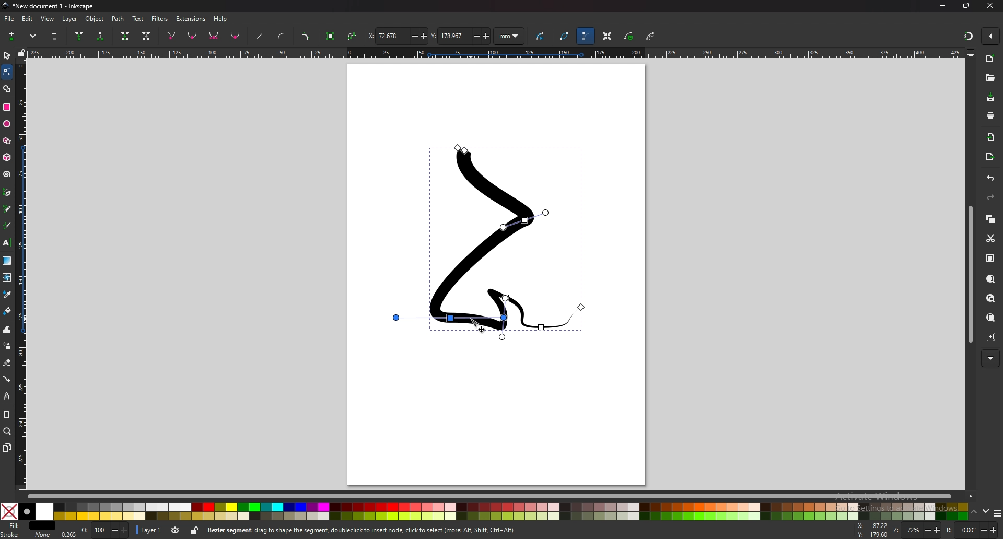 The height and width of the screenshot is (539, 1003). Describe the element at coordinates (398, 36) in the screenshot. I see `x coordinates` at that location.